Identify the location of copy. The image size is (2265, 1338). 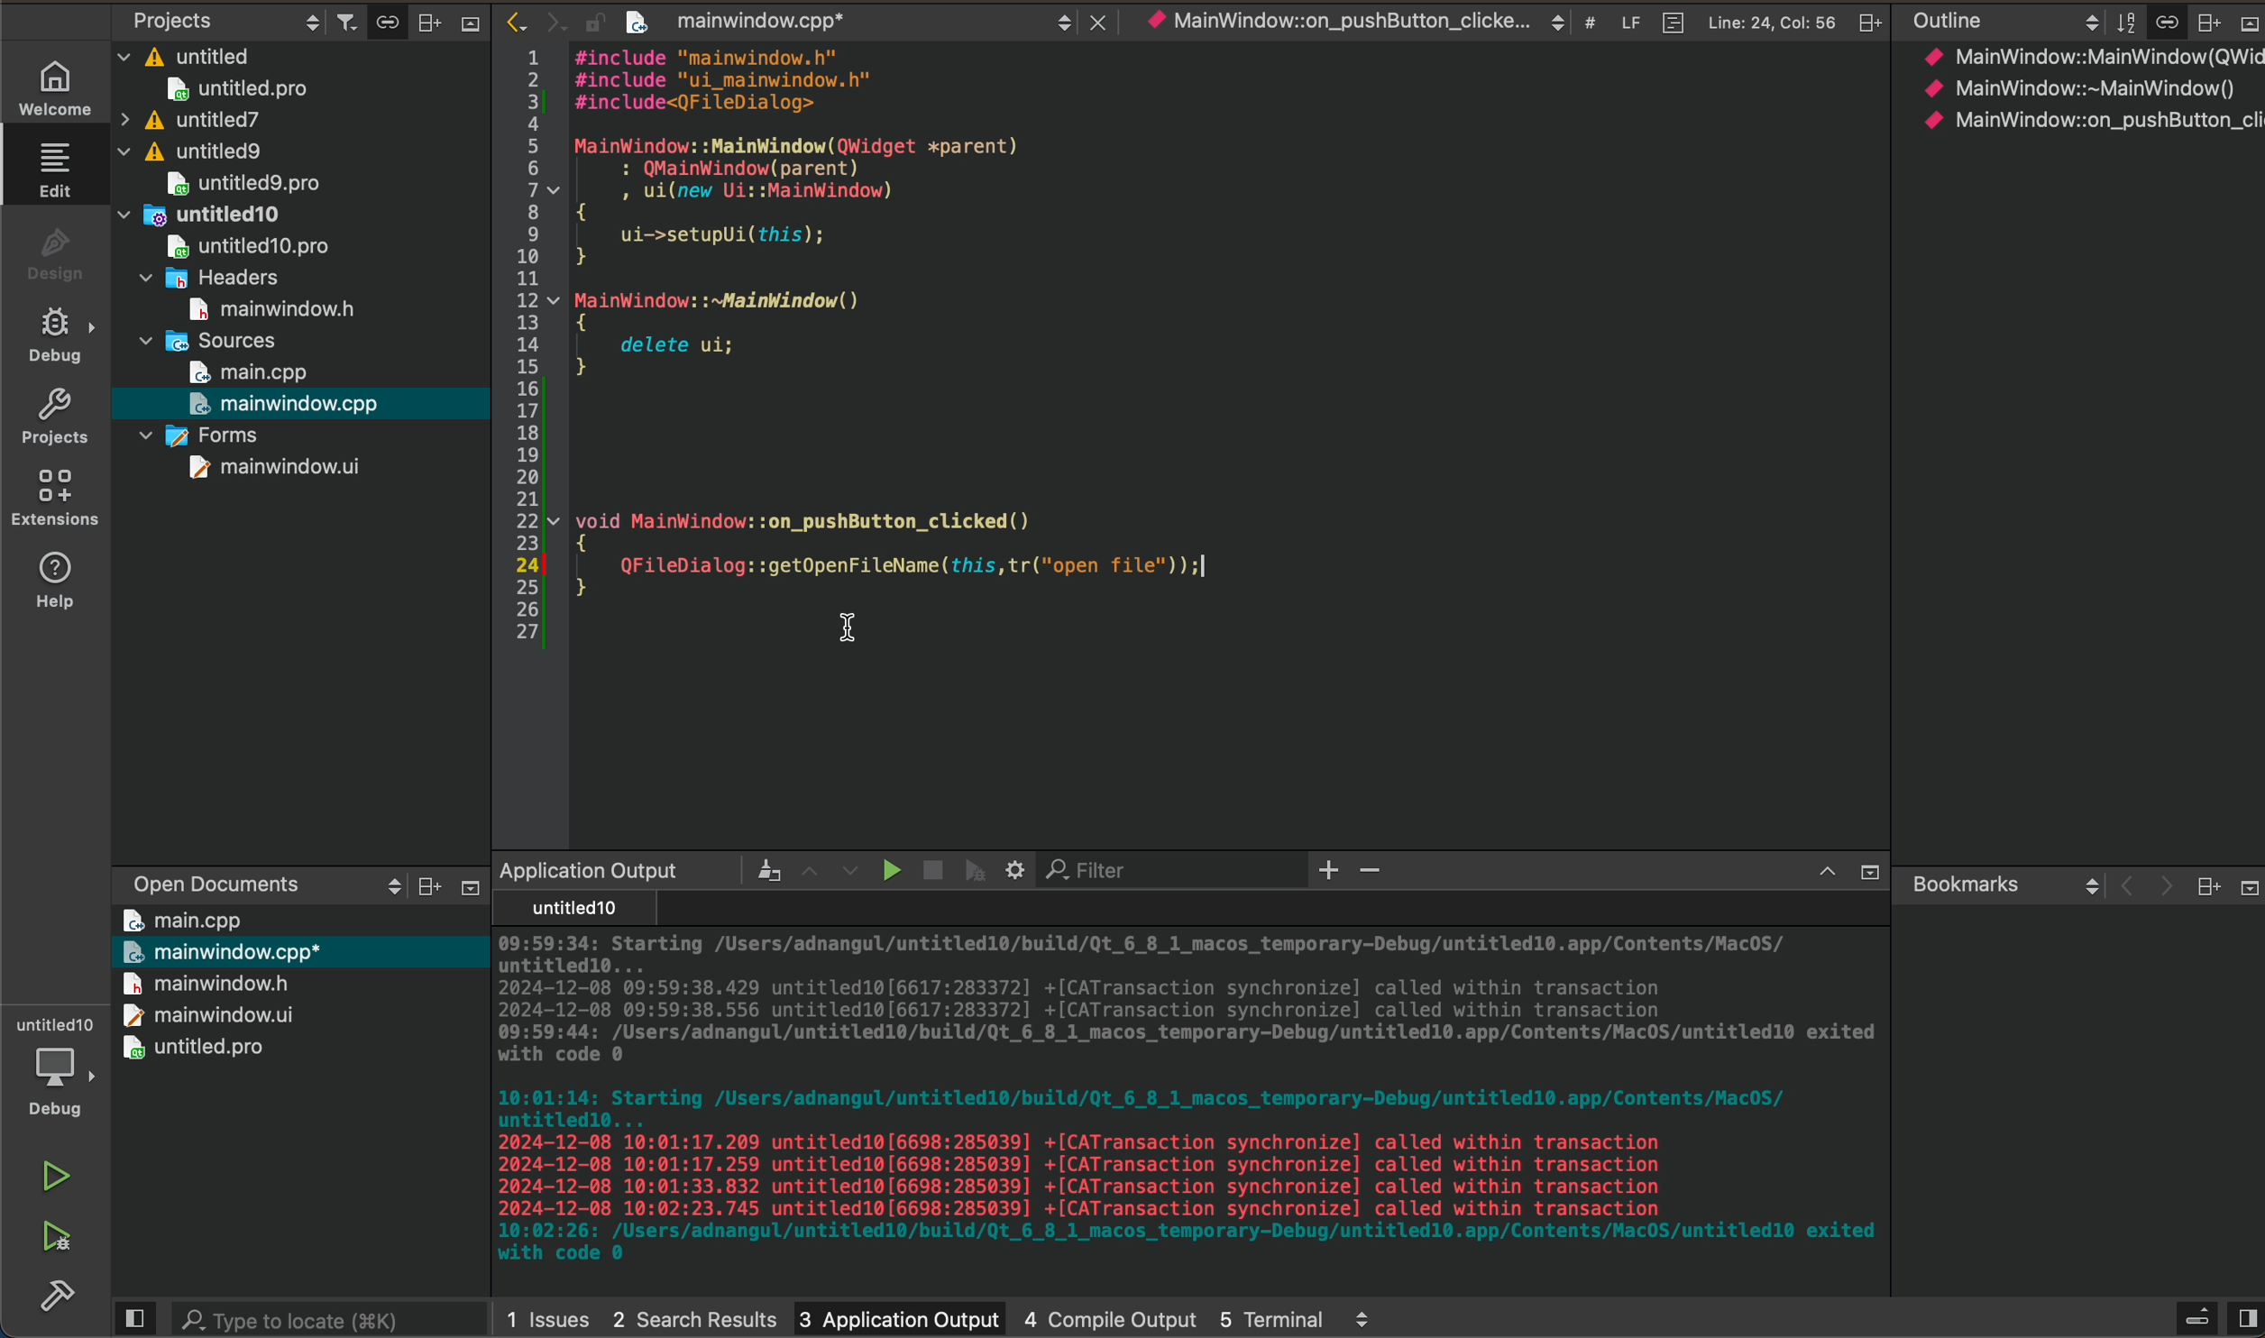
(382, 22).